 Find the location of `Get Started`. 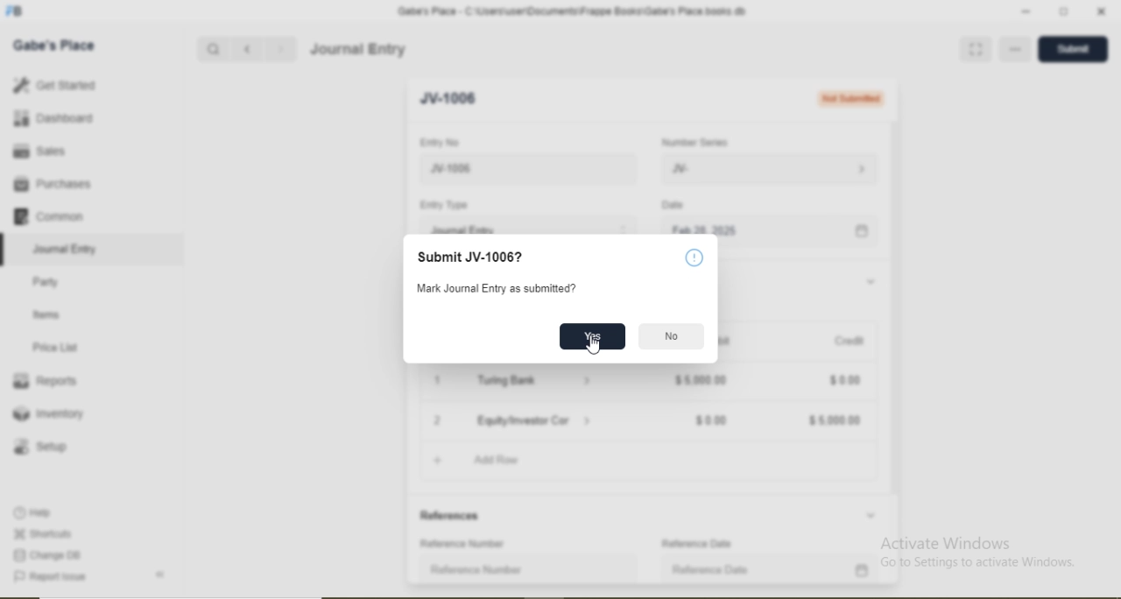

Get Started is located at coordinates (53, 84).